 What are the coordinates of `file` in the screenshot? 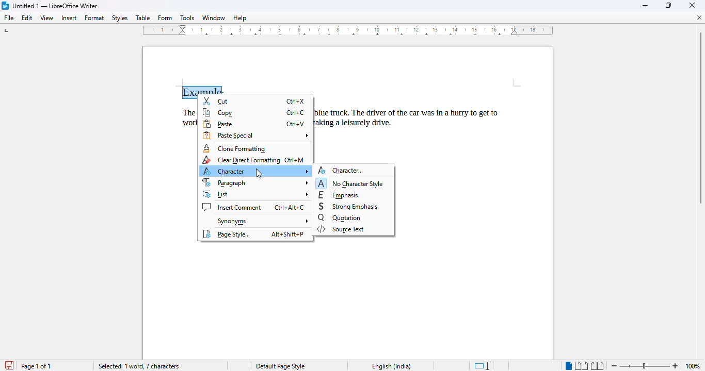 It's located at (9, 18).